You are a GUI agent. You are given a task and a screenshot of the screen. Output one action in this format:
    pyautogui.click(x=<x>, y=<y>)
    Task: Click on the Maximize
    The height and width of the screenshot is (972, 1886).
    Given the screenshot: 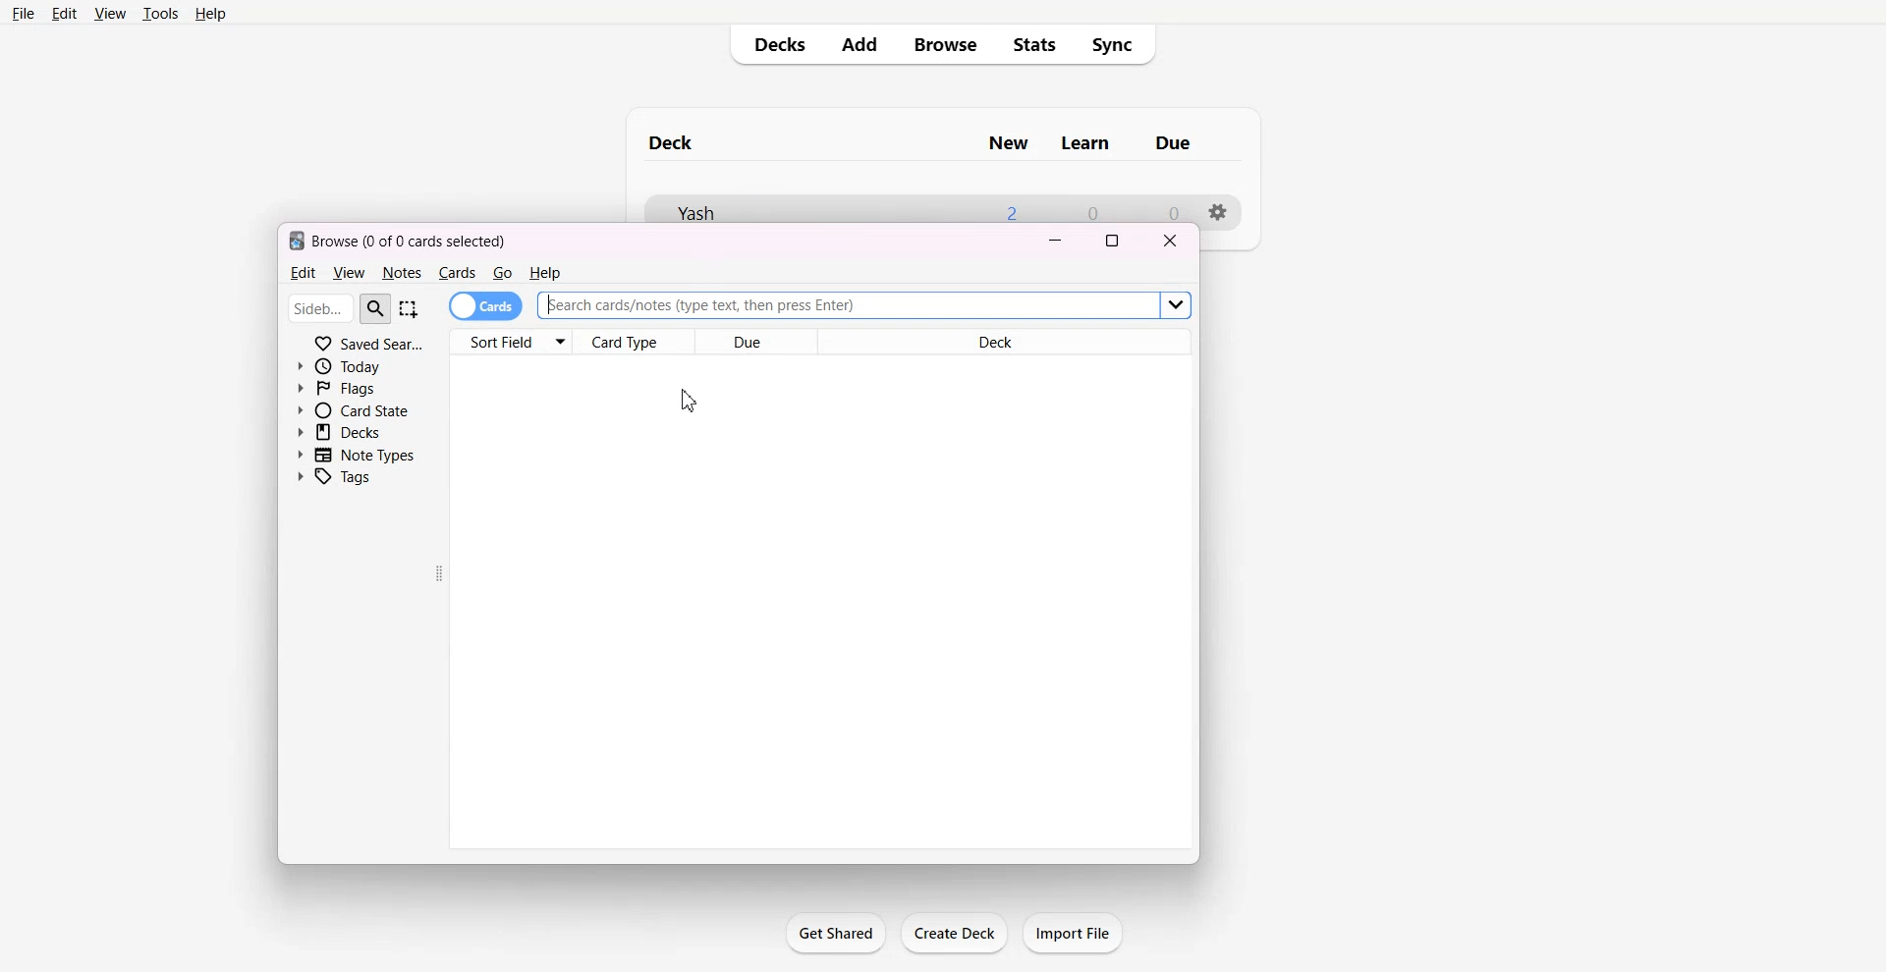 What is the action you would take?
    pyautogui.click(x=1112, y=239)
    